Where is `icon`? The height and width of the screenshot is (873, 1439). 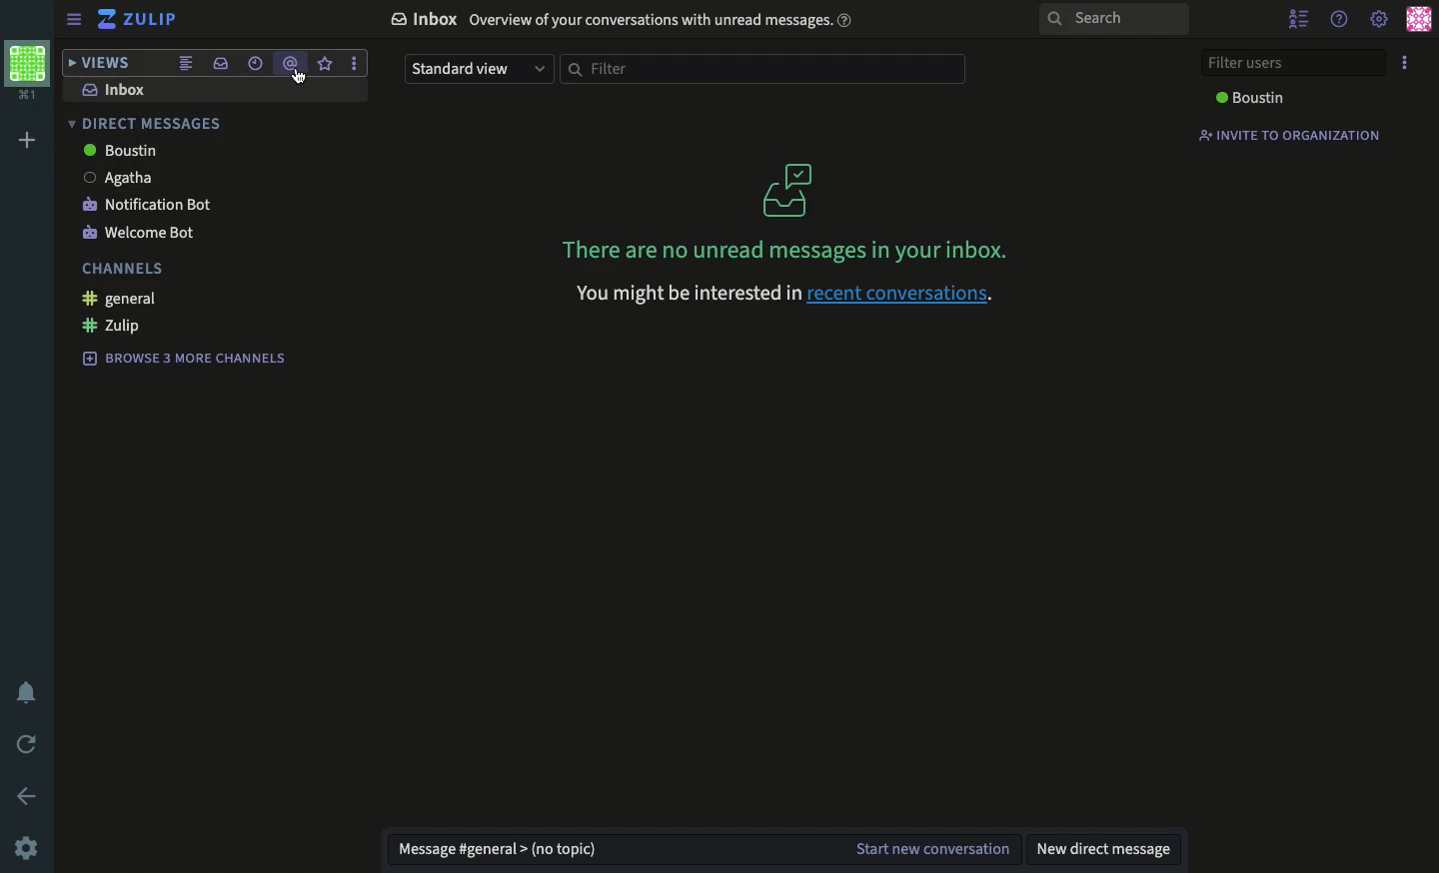 icon is located at coordinates (789, 185).